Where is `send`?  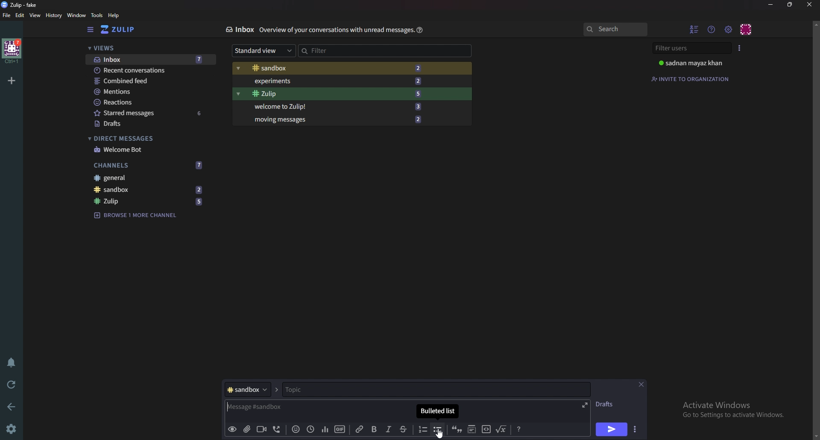 send is located at coordinates (610, 430).